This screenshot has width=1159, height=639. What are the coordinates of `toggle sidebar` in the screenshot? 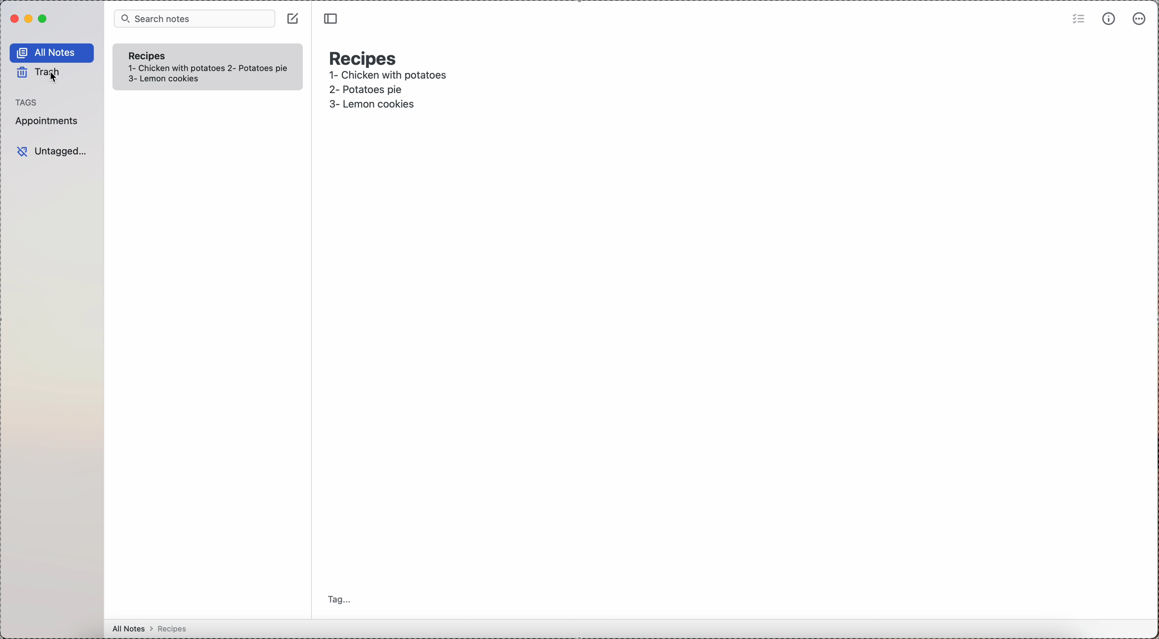 It's located at (333, 19).